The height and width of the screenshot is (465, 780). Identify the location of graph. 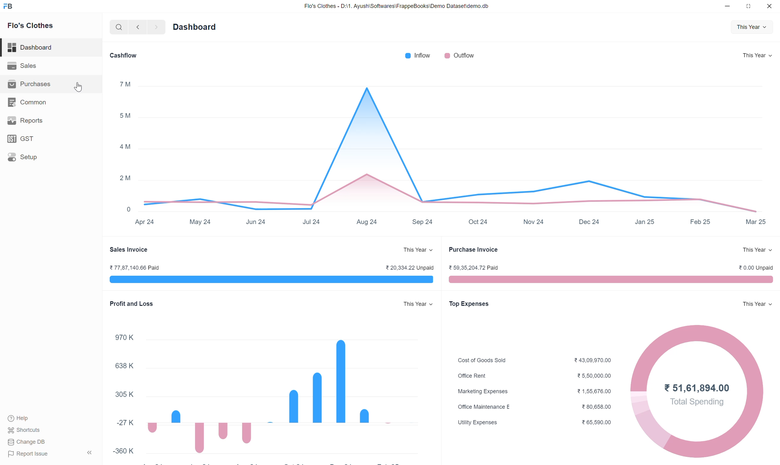
(291, 400).